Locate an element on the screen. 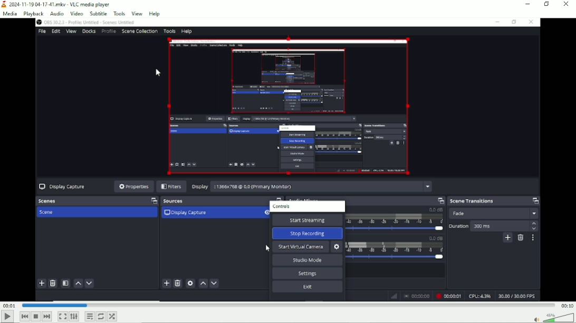  Stop playlist is located at coordinates (36, 316).